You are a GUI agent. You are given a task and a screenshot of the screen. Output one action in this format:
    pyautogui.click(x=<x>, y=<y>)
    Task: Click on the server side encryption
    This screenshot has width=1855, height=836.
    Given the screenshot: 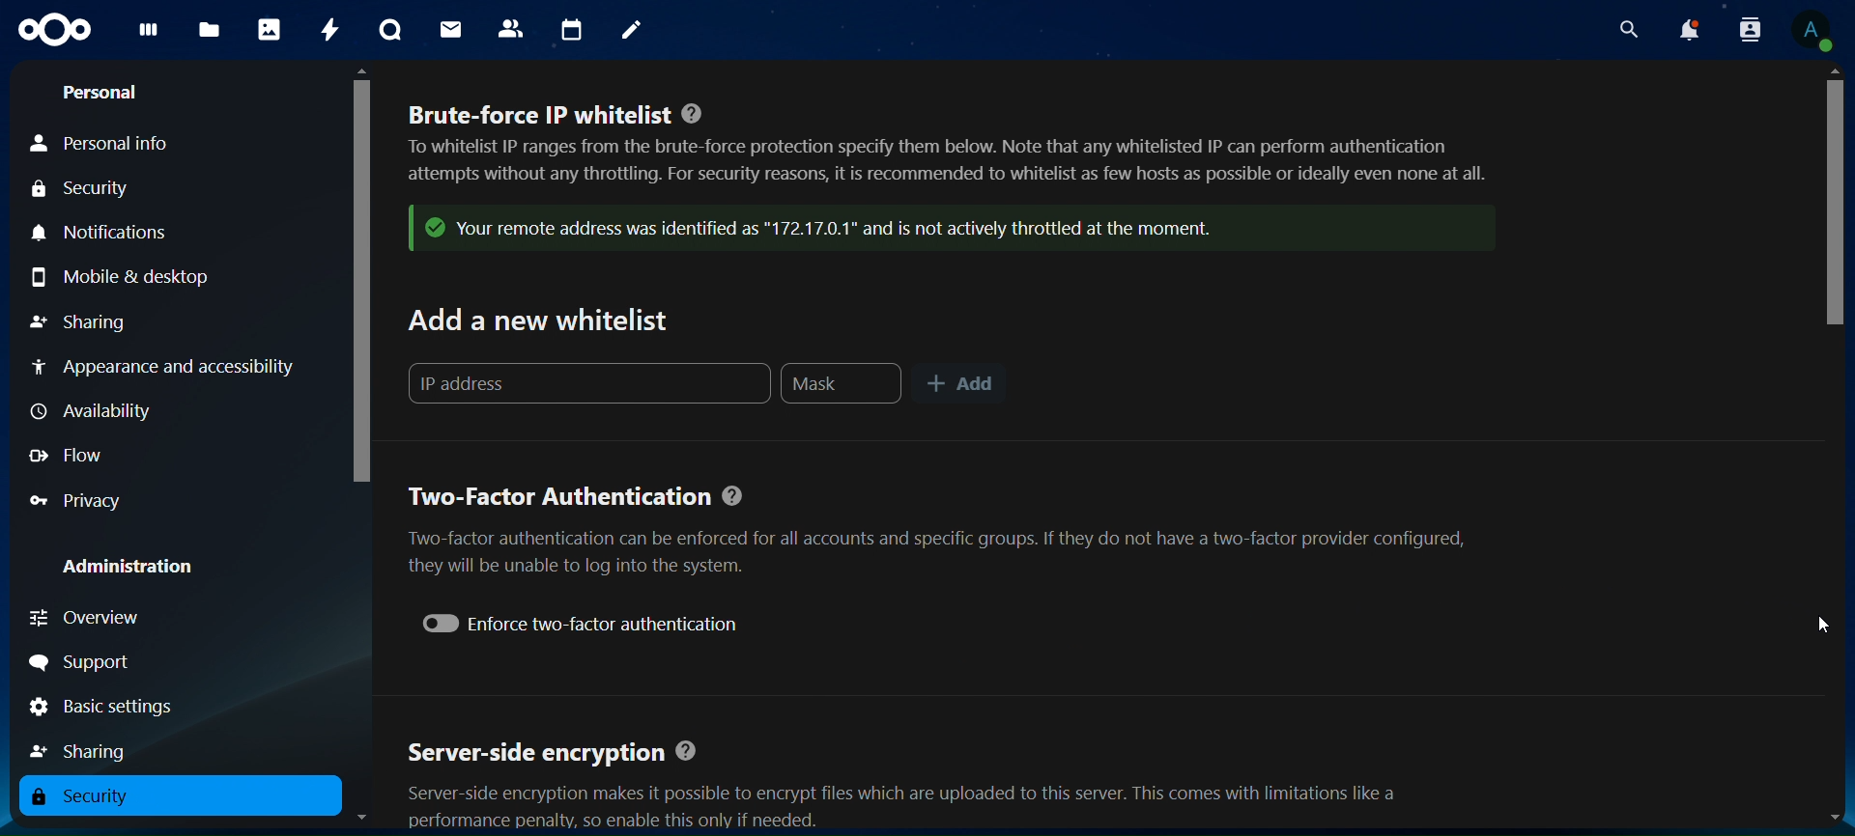 What is the action you would take?
    pyautogui.click(x=937, y=785)
    